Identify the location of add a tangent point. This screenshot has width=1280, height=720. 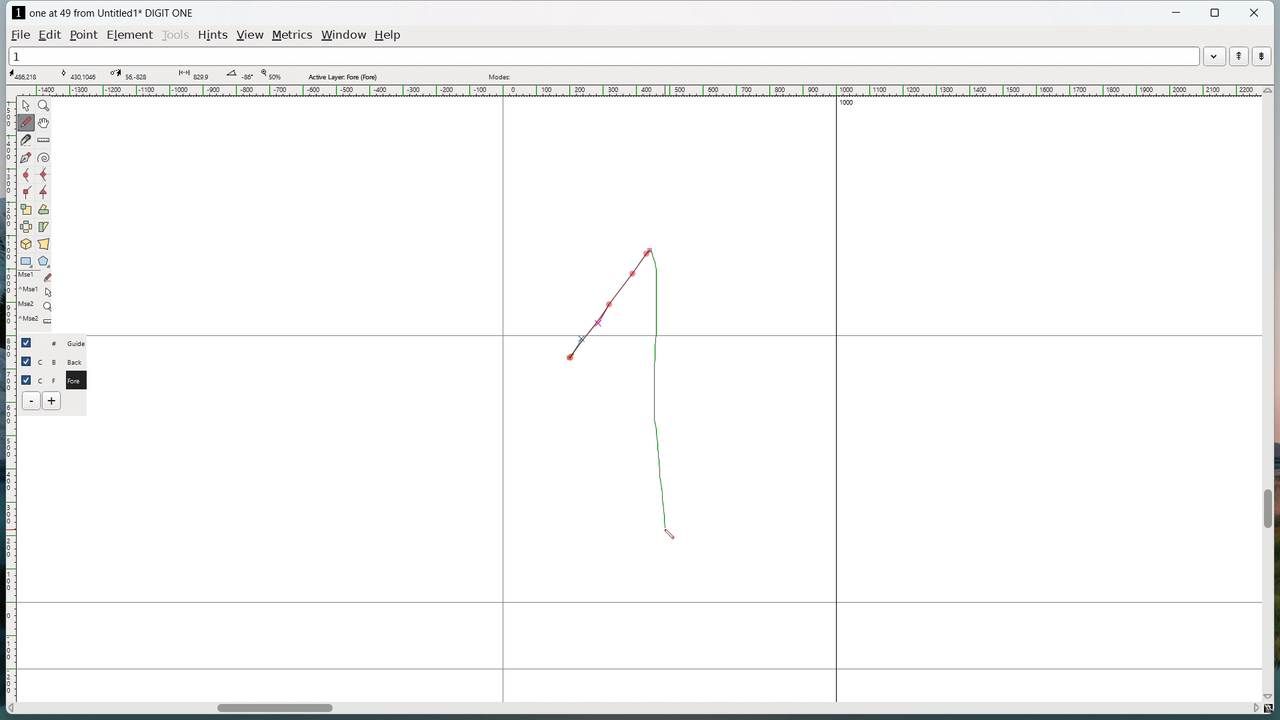
(43, 192).